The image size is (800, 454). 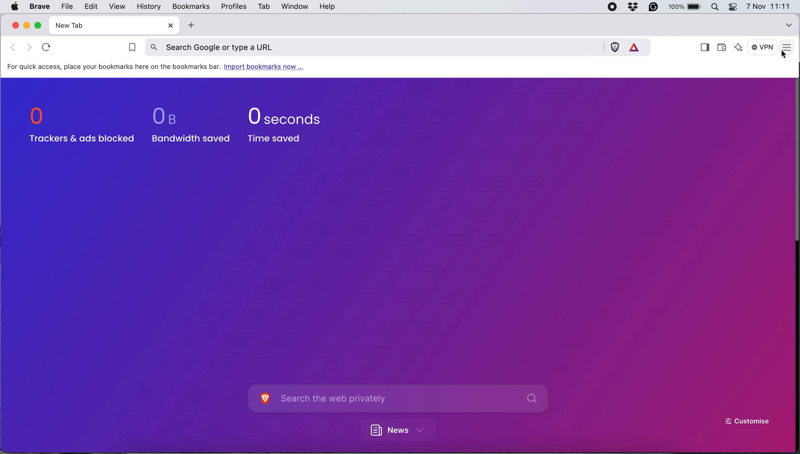 What do you see at coordinates (264, 399) in the screenshot?
I see `Brave customize list` at bounding box center [264, 399].